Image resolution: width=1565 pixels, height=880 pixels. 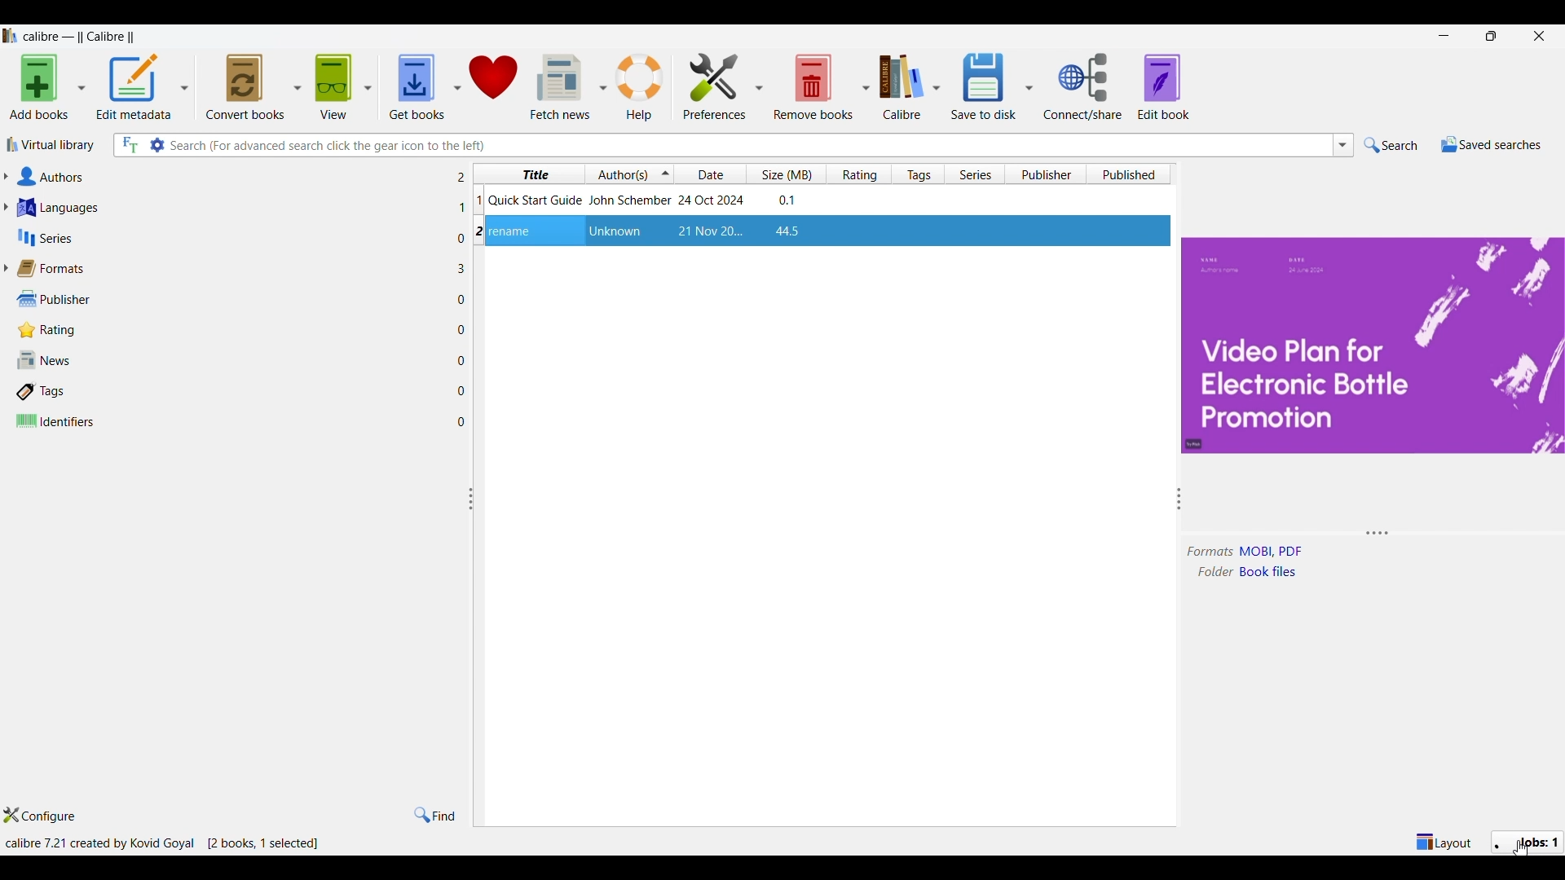 What do you see at coordinates (368, 86) in the screenshot?
I see `View options` at bounding box center [368, 86].